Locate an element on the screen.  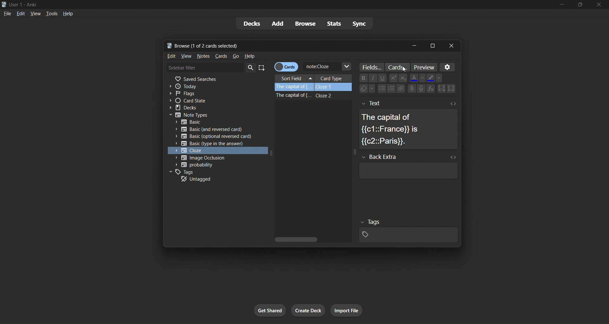
untagged filter is located at coordinates (213, 179).